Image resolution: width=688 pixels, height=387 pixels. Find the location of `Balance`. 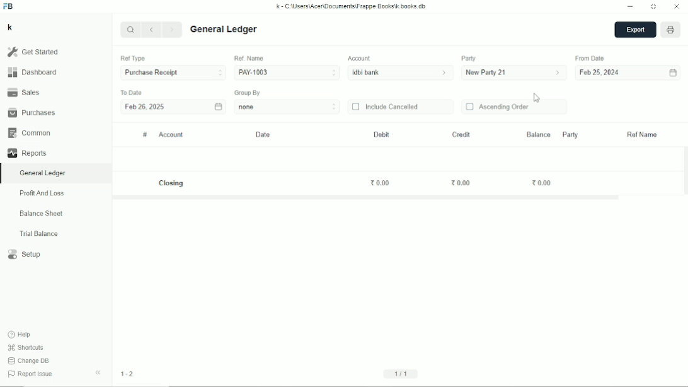

Balance is located at coordinates (538, 134).